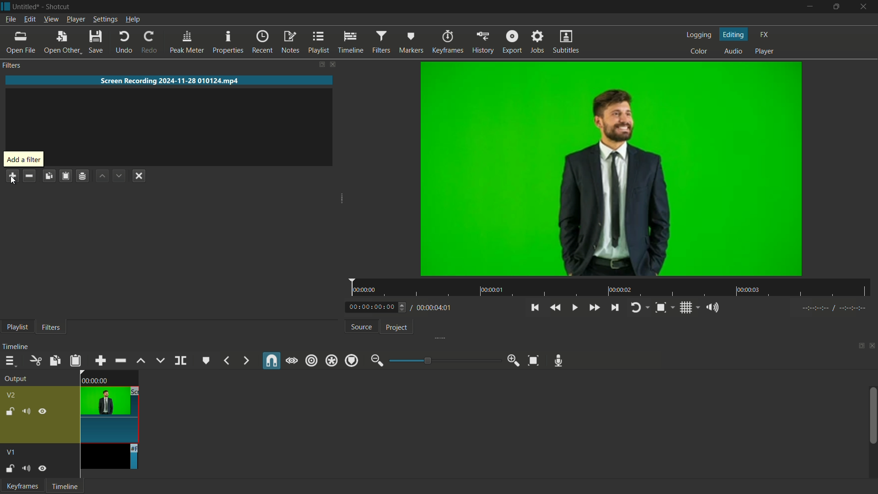 The width and height of the screenshot is (878, 494). Describe the element at coordinates (17, 327) in the screenshot. I see `playlist` at that location.